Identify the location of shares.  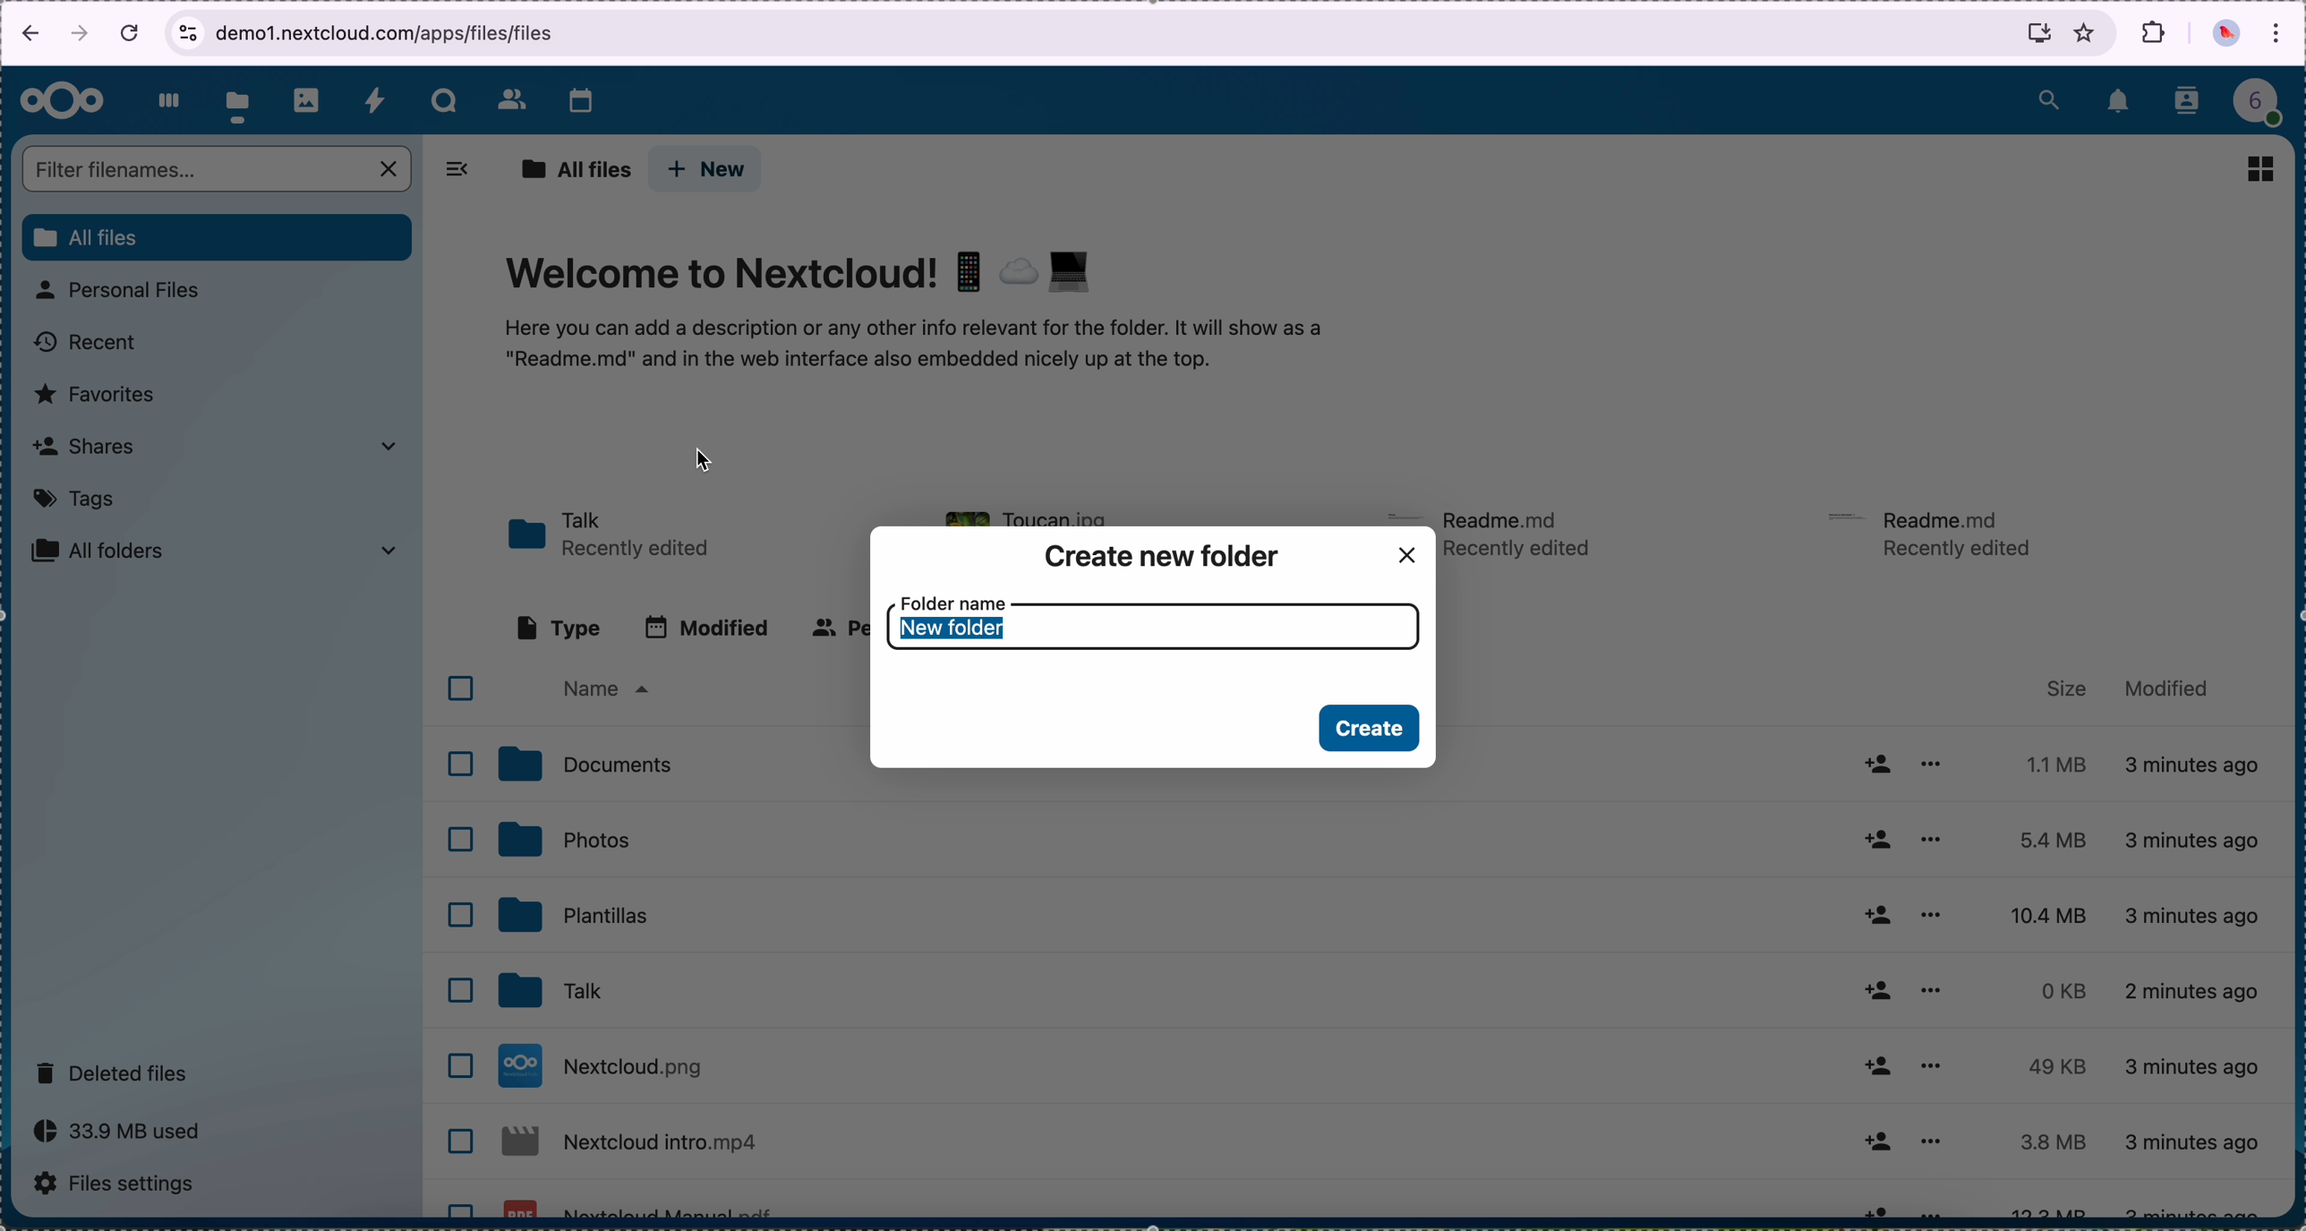
(213, 445).